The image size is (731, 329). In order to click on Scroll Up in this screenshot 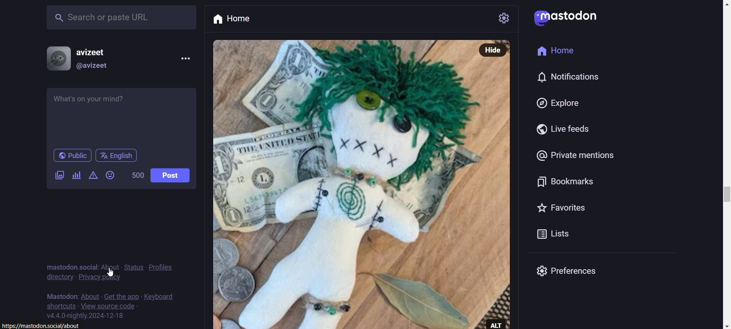, I will do `click(722, 5)`.